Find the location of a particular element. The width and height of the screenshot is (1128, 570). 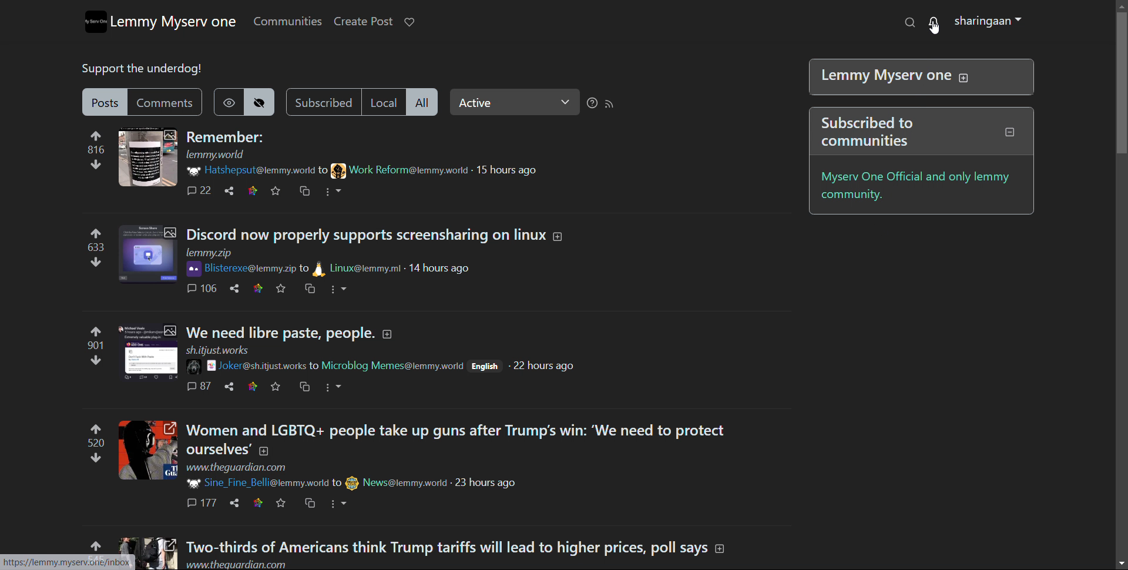

Support the underdog! is located at coordinates (143, 69).